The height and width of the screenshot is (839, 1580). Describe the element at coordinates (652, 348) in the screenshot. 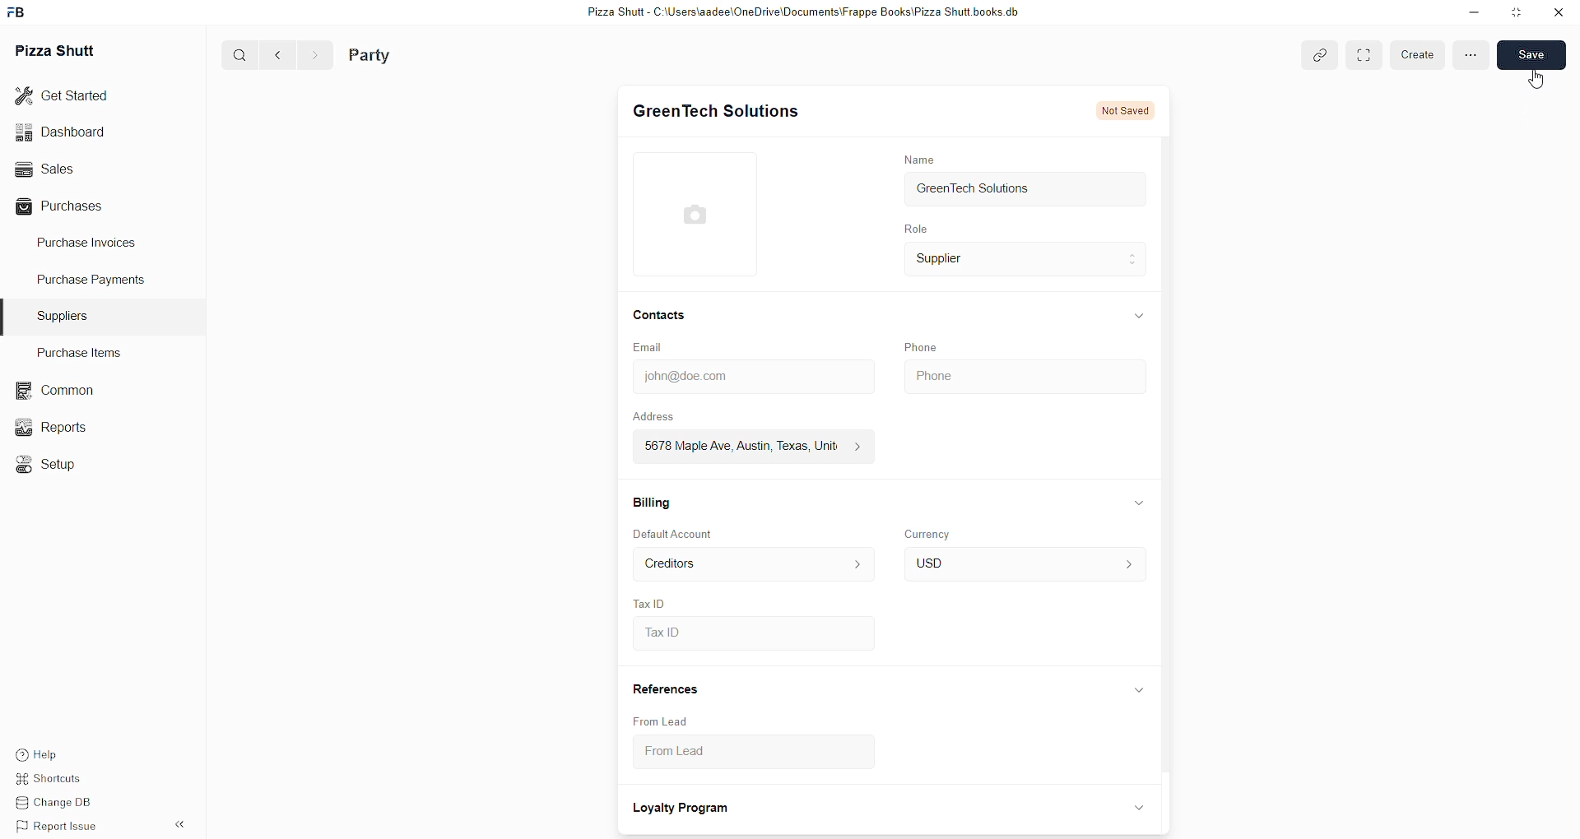

I see `Email` at that location.